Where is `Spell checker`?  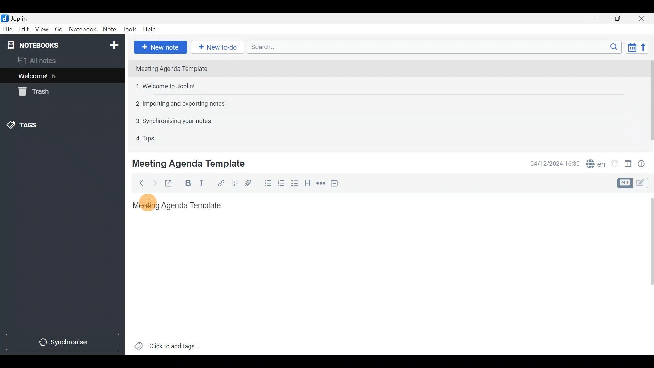 Spell checker is located at coordinates (596, 163).